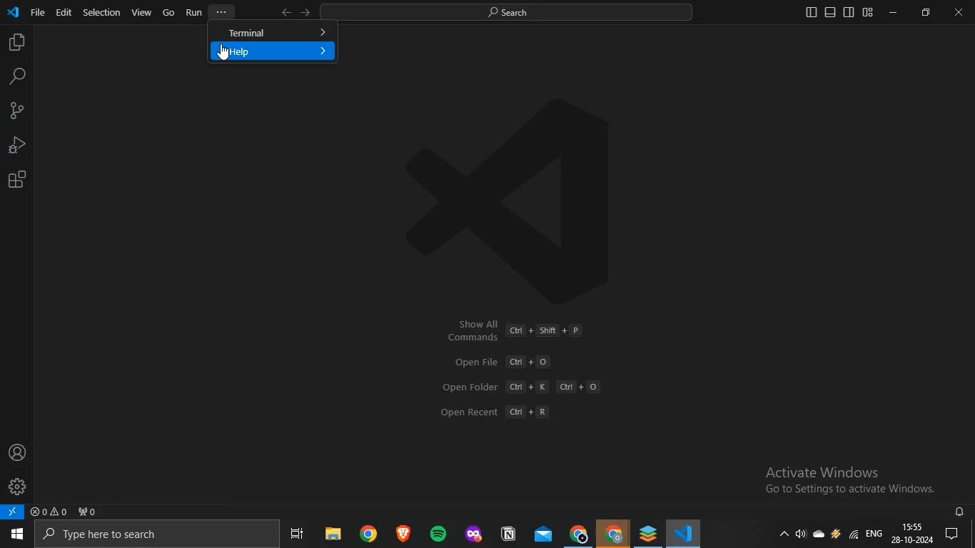 The height and width of the screenshot is (548, 975). Describe the element at coordinates (853, 535) in the screenshot. I see `wifi` at that location.